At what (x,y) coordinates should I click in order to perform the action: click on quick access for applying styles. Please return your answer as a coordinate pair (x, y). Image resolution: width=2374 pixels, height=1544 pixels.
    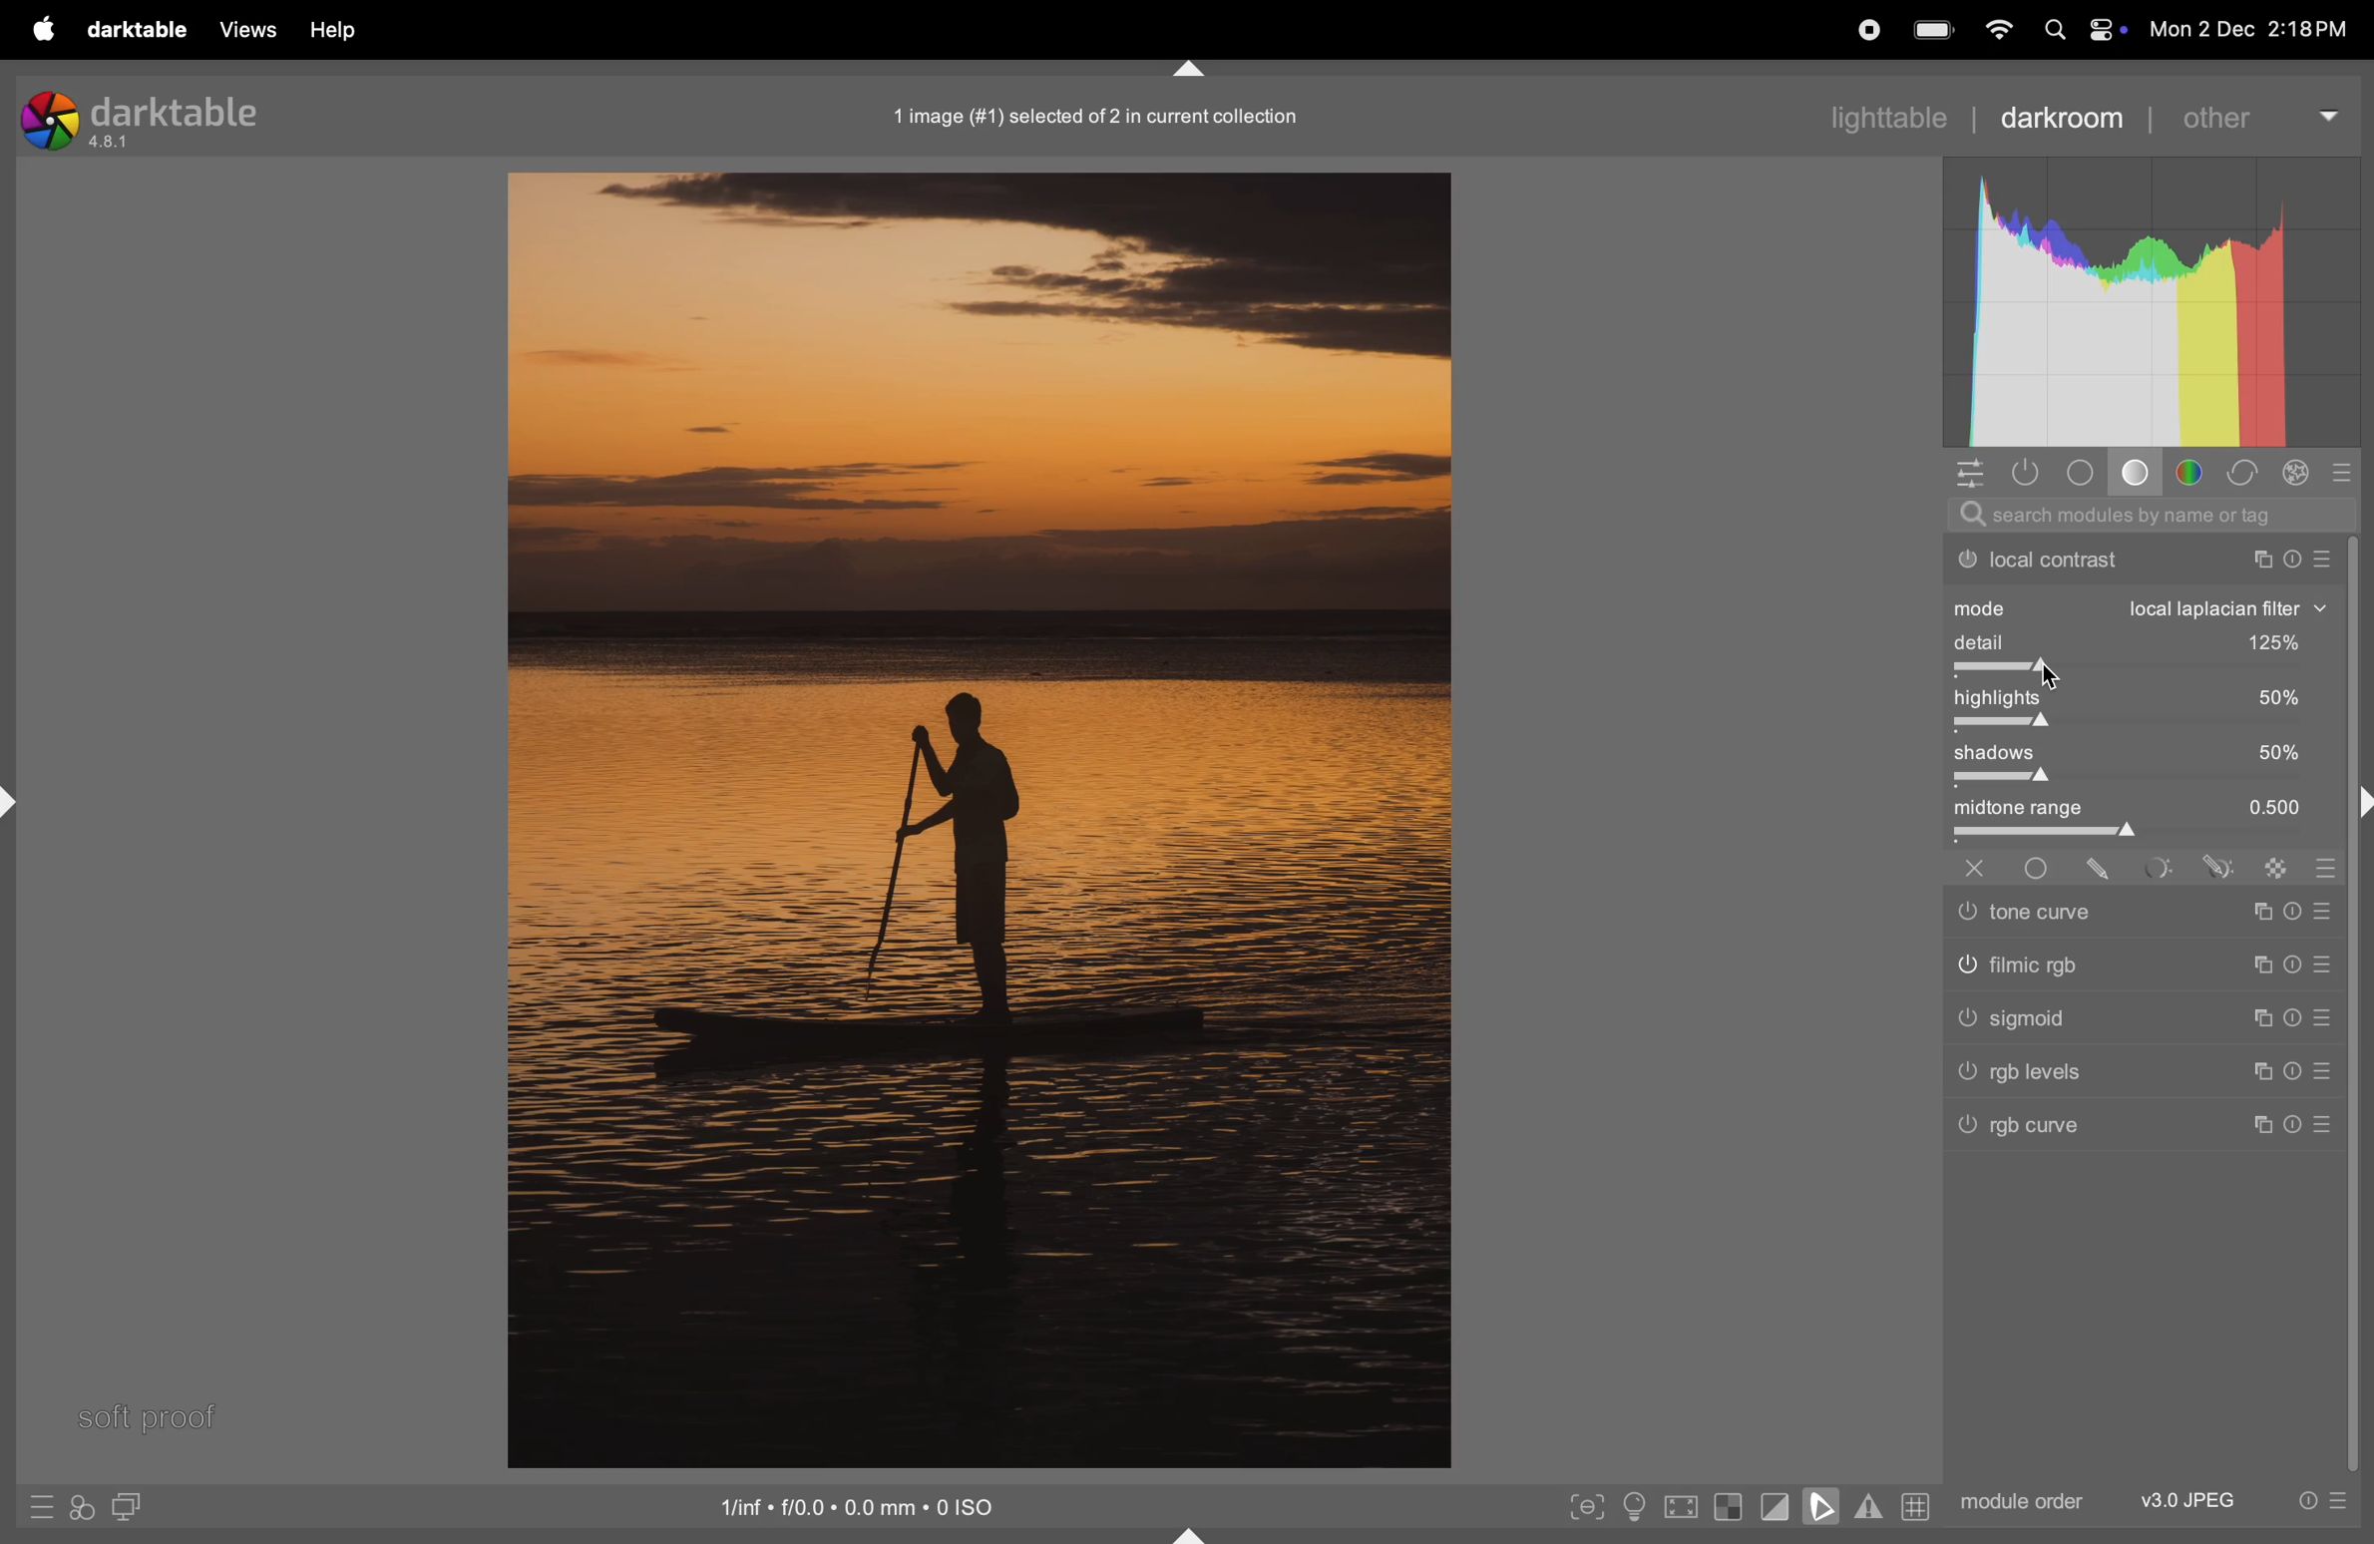
    Looking at the image, I should click on (82, 1508).